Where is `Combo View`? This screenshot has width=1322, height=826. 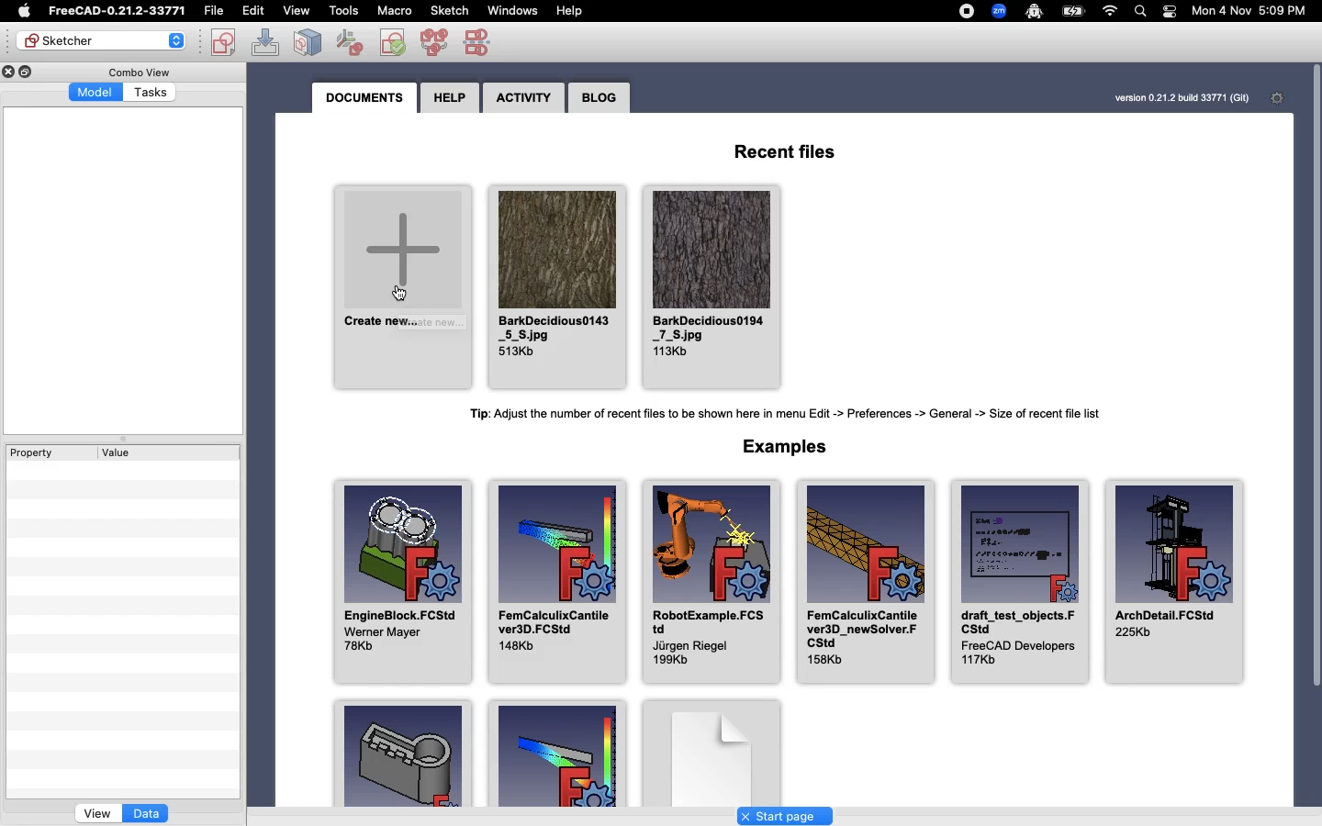
Combo View is located at coordinates (140, 72).